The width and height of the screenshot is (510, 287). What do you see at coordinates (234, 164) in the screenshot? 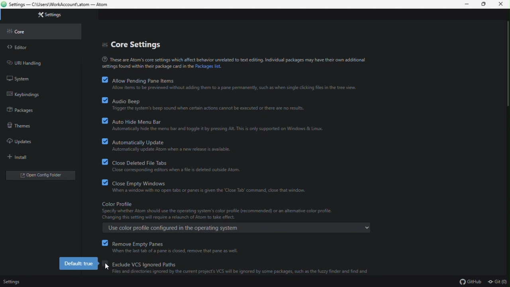
I see `Close deleted file tabs` at bounding box center [234, 164].